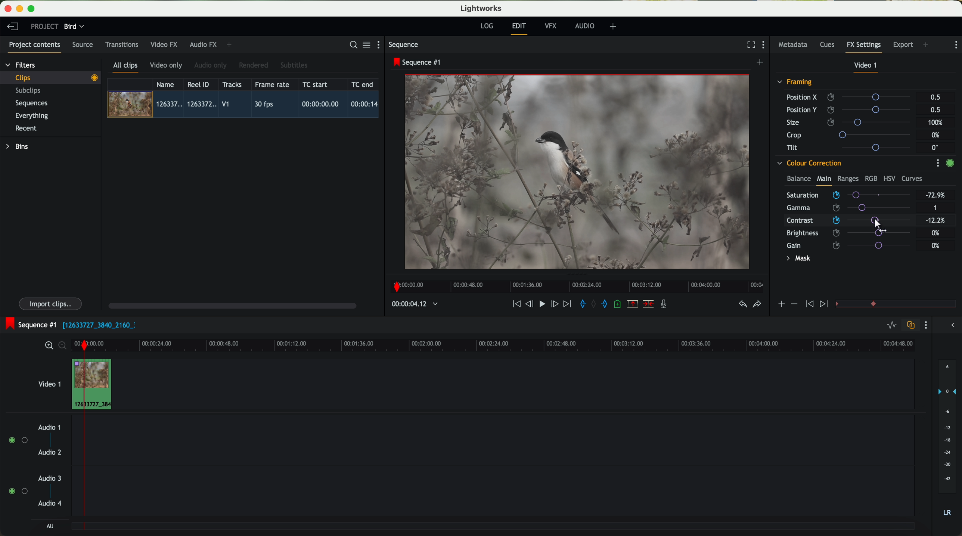  What do you see at coordinates (52, 303) in the screenshot?
I see `import clips` at bounding box center [52, 303].